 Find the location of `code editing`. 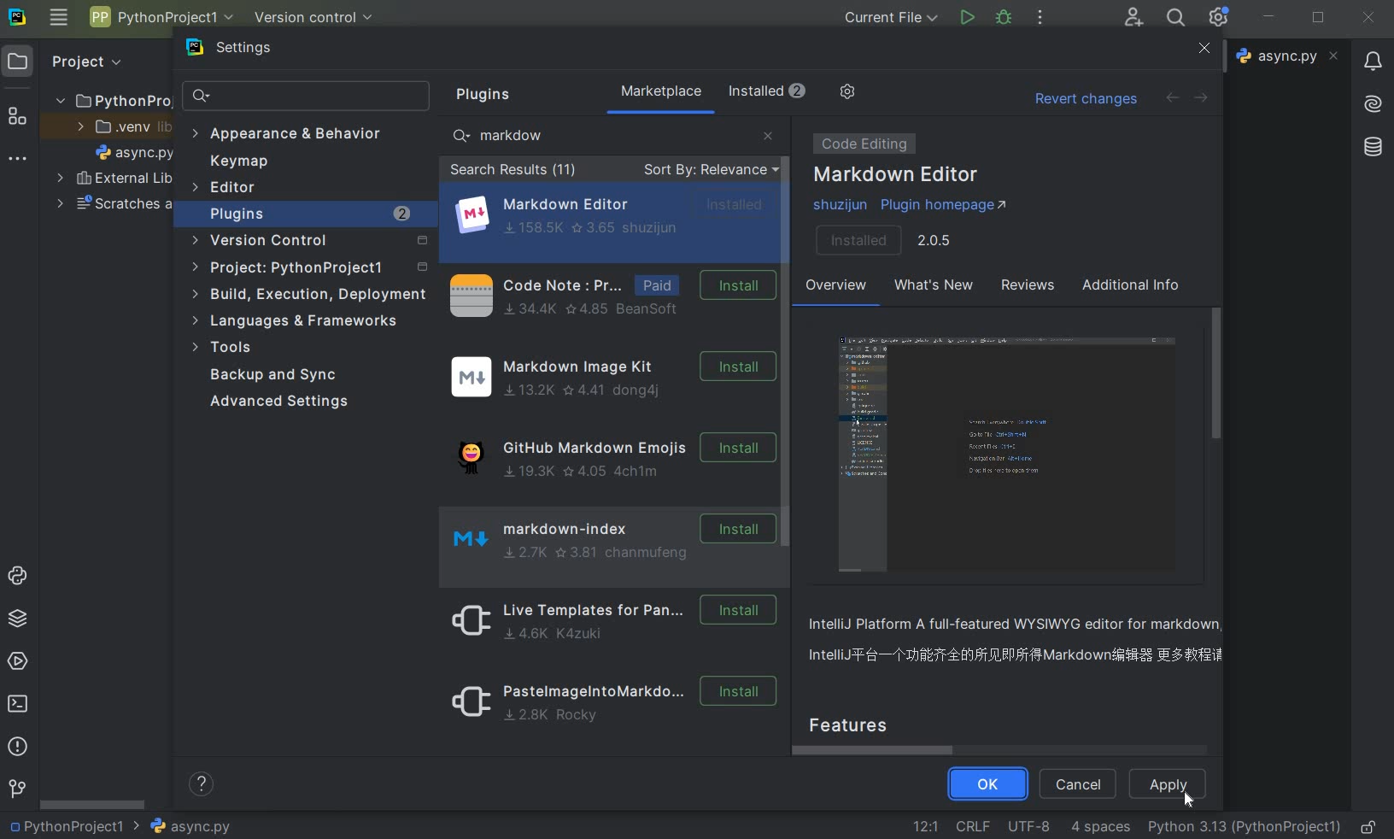

code editing is located at coordinates (861, 144).